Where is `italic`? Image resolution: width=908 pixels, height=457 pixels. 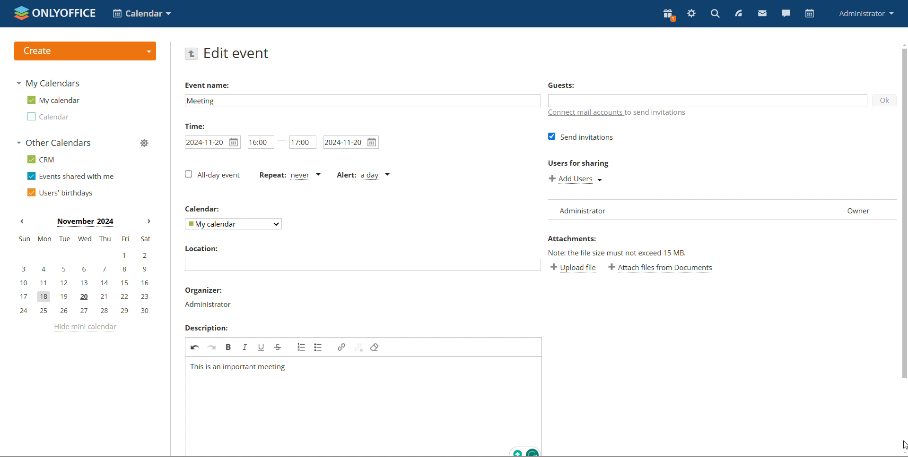 italic is located at coordinates (245, 347).